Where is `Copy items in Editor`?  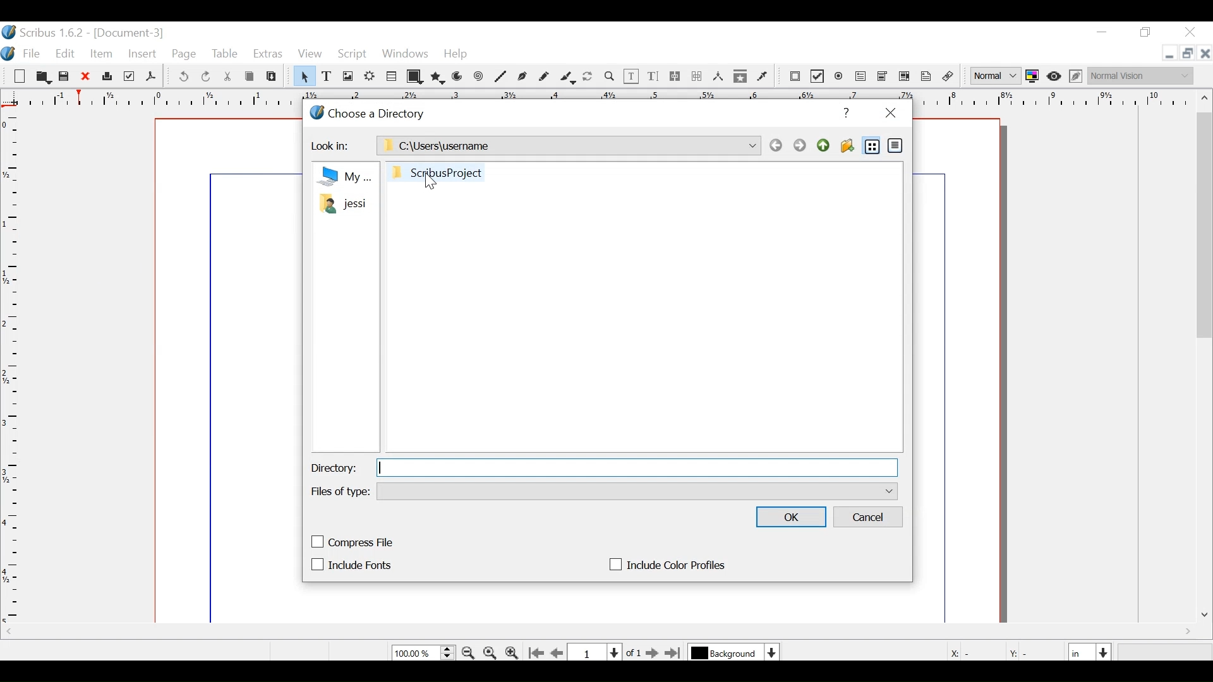 Copy items in Editor is located at coordinates (740, 77).